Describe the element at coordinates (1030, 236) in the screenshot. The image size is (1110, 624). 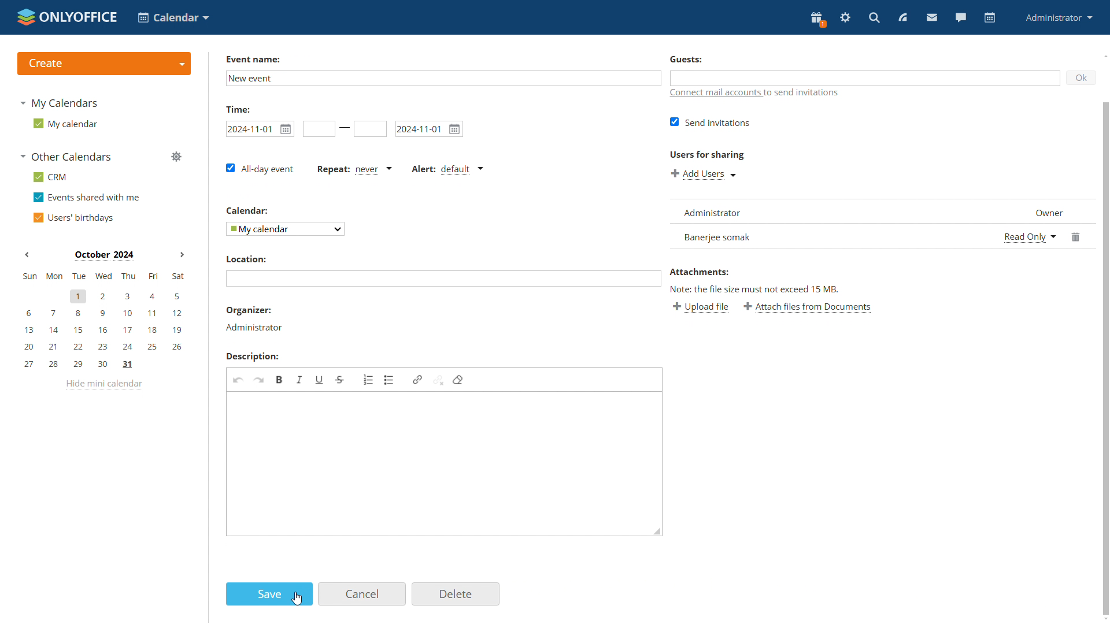
I see `select permission ` at that location.